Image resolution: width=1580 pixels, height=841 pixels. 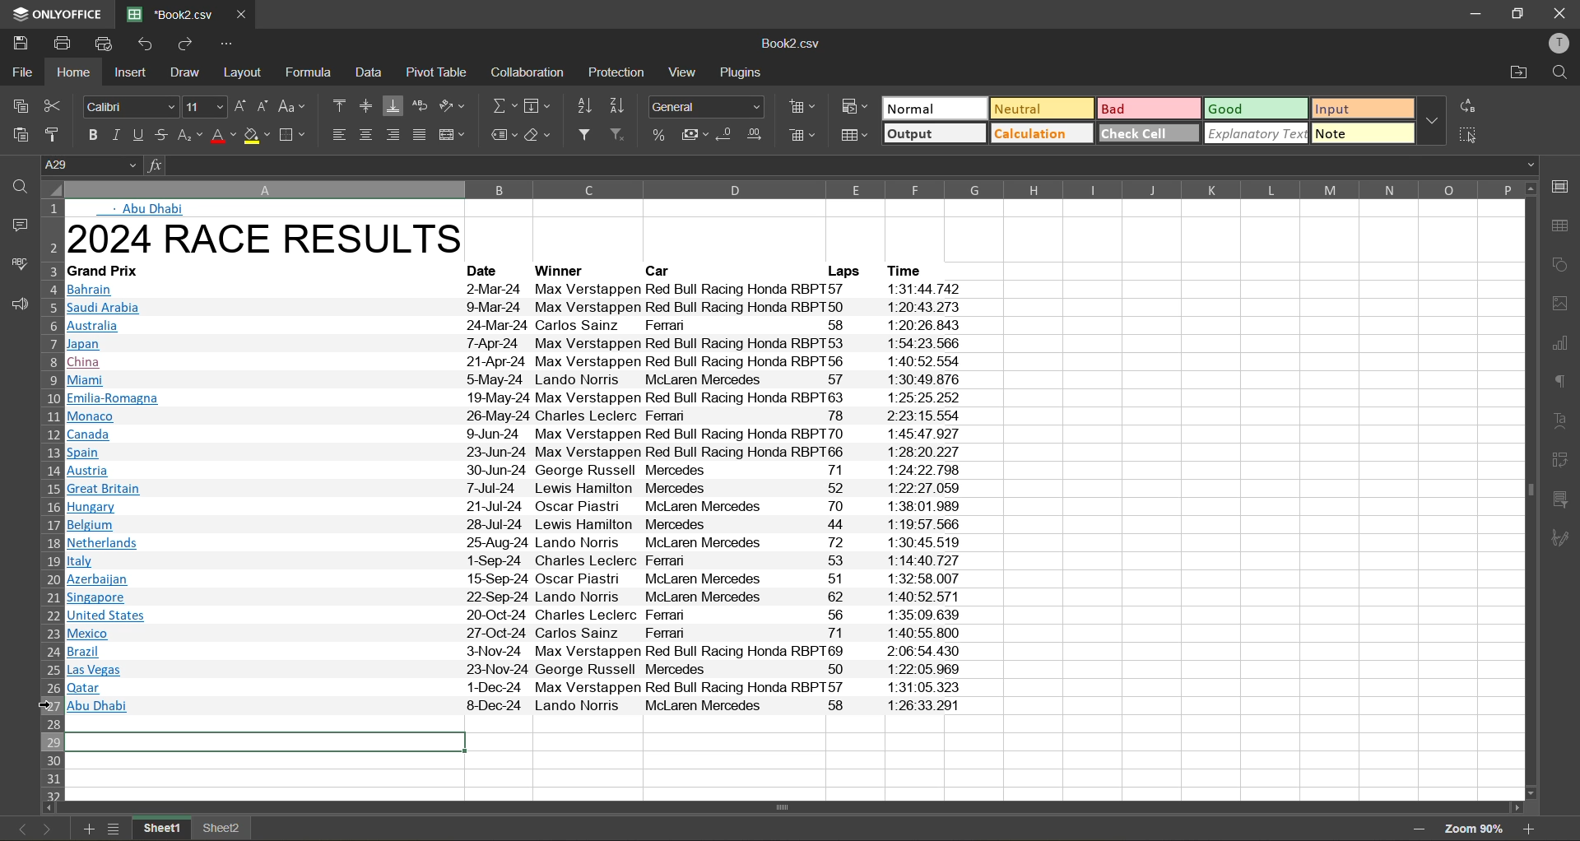 What do you see at coordinates (340, 136) in the screenshot?
I see `align left` at bounding box center [340, 136].